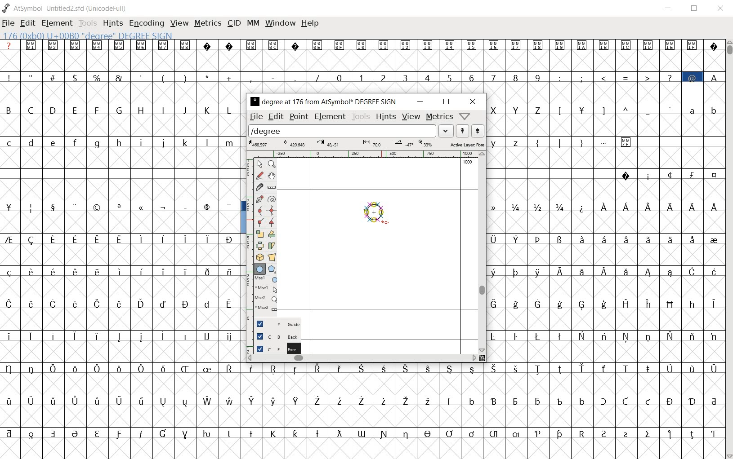  Describe the element at coordinates (531, 206) in the screenshot. I see `fractions` at that location.